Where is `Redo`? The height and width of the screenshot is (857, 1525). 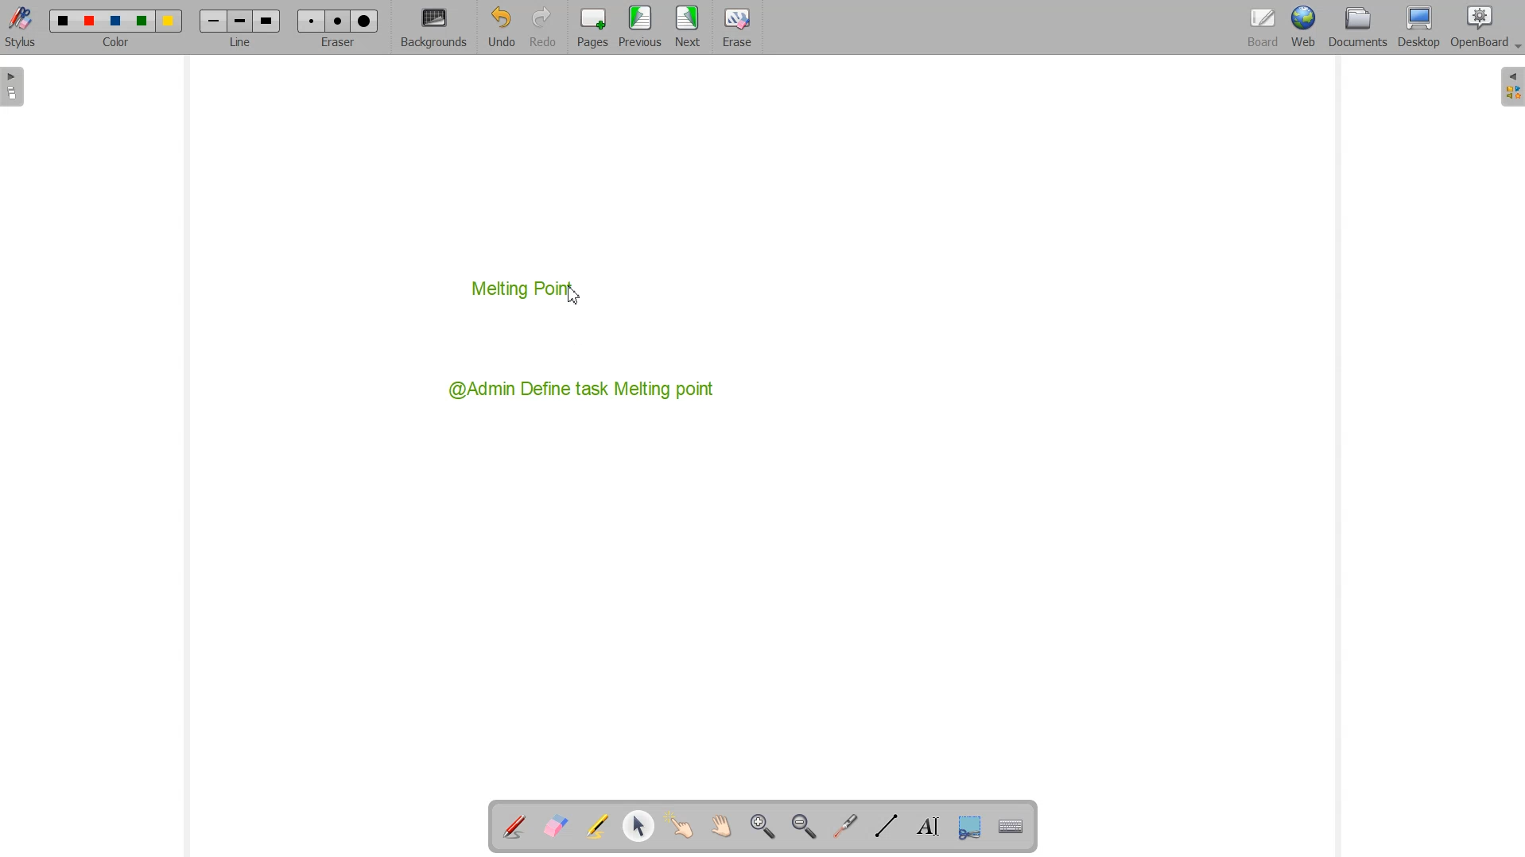
Redo is located at coordinates (542, 27).